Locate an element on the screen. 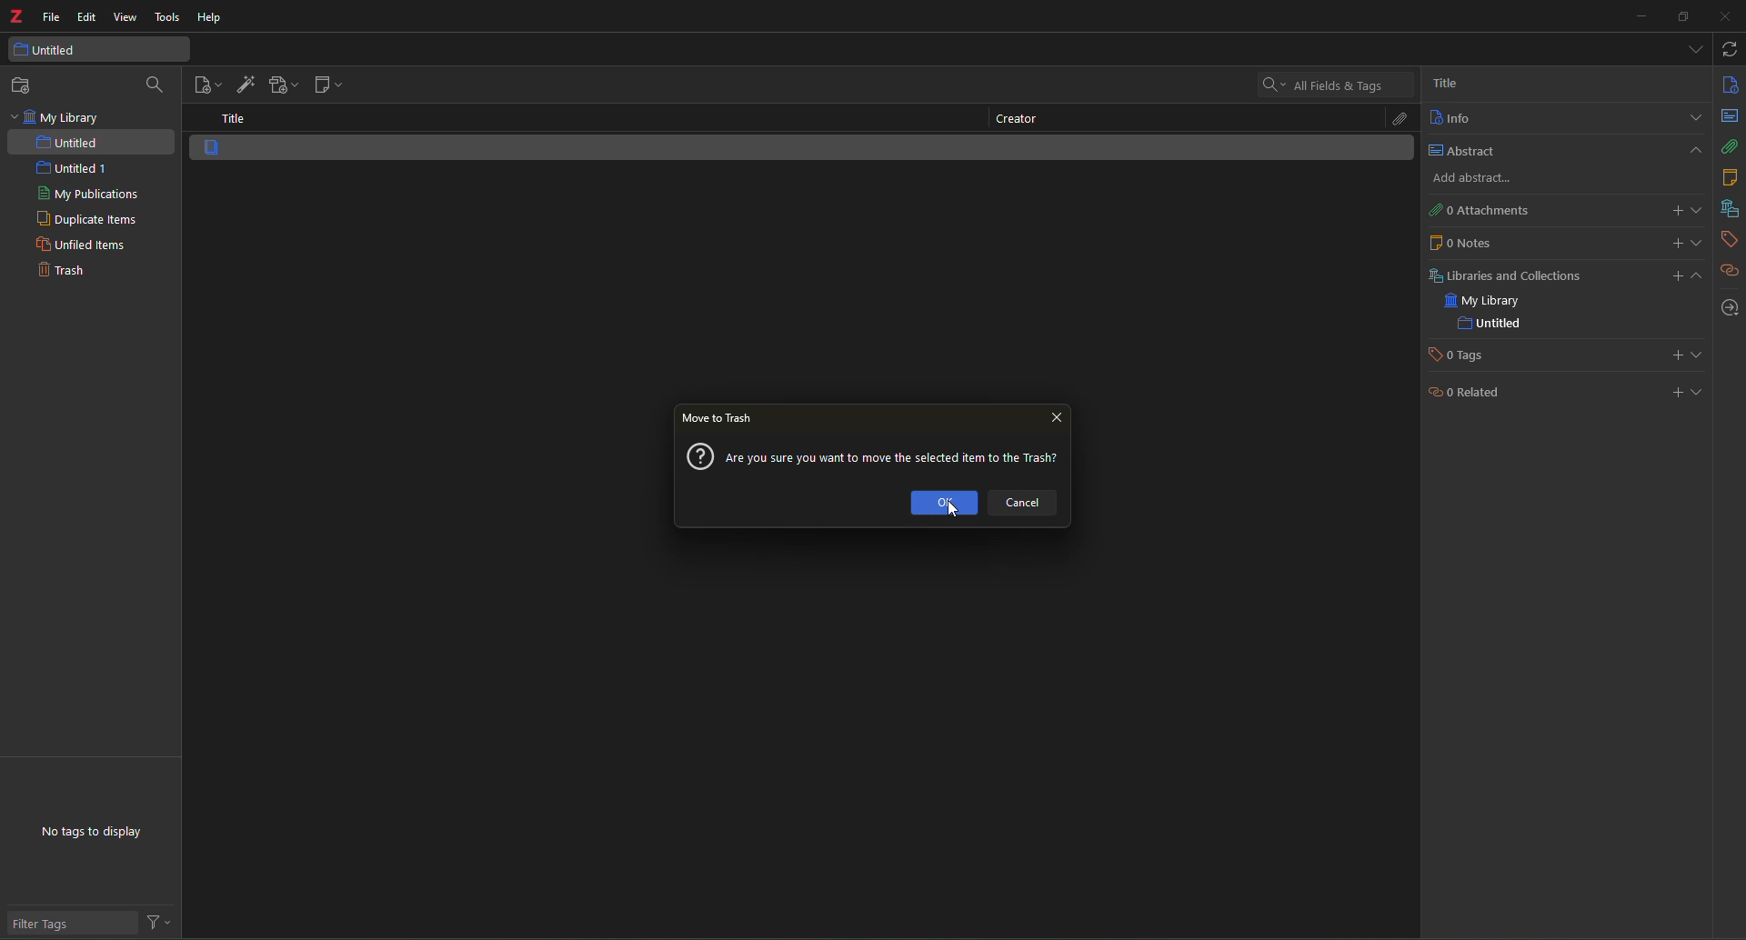 This screenshot has width=1746, height=940. cursor is located at coordinates (948, 509).